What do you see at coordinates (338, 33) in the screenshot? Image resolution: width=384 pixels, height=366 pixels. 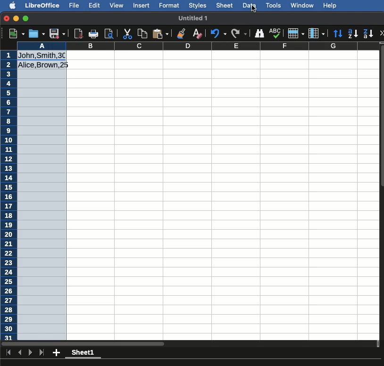 I see `Sort` at bounding box center [338, 33].